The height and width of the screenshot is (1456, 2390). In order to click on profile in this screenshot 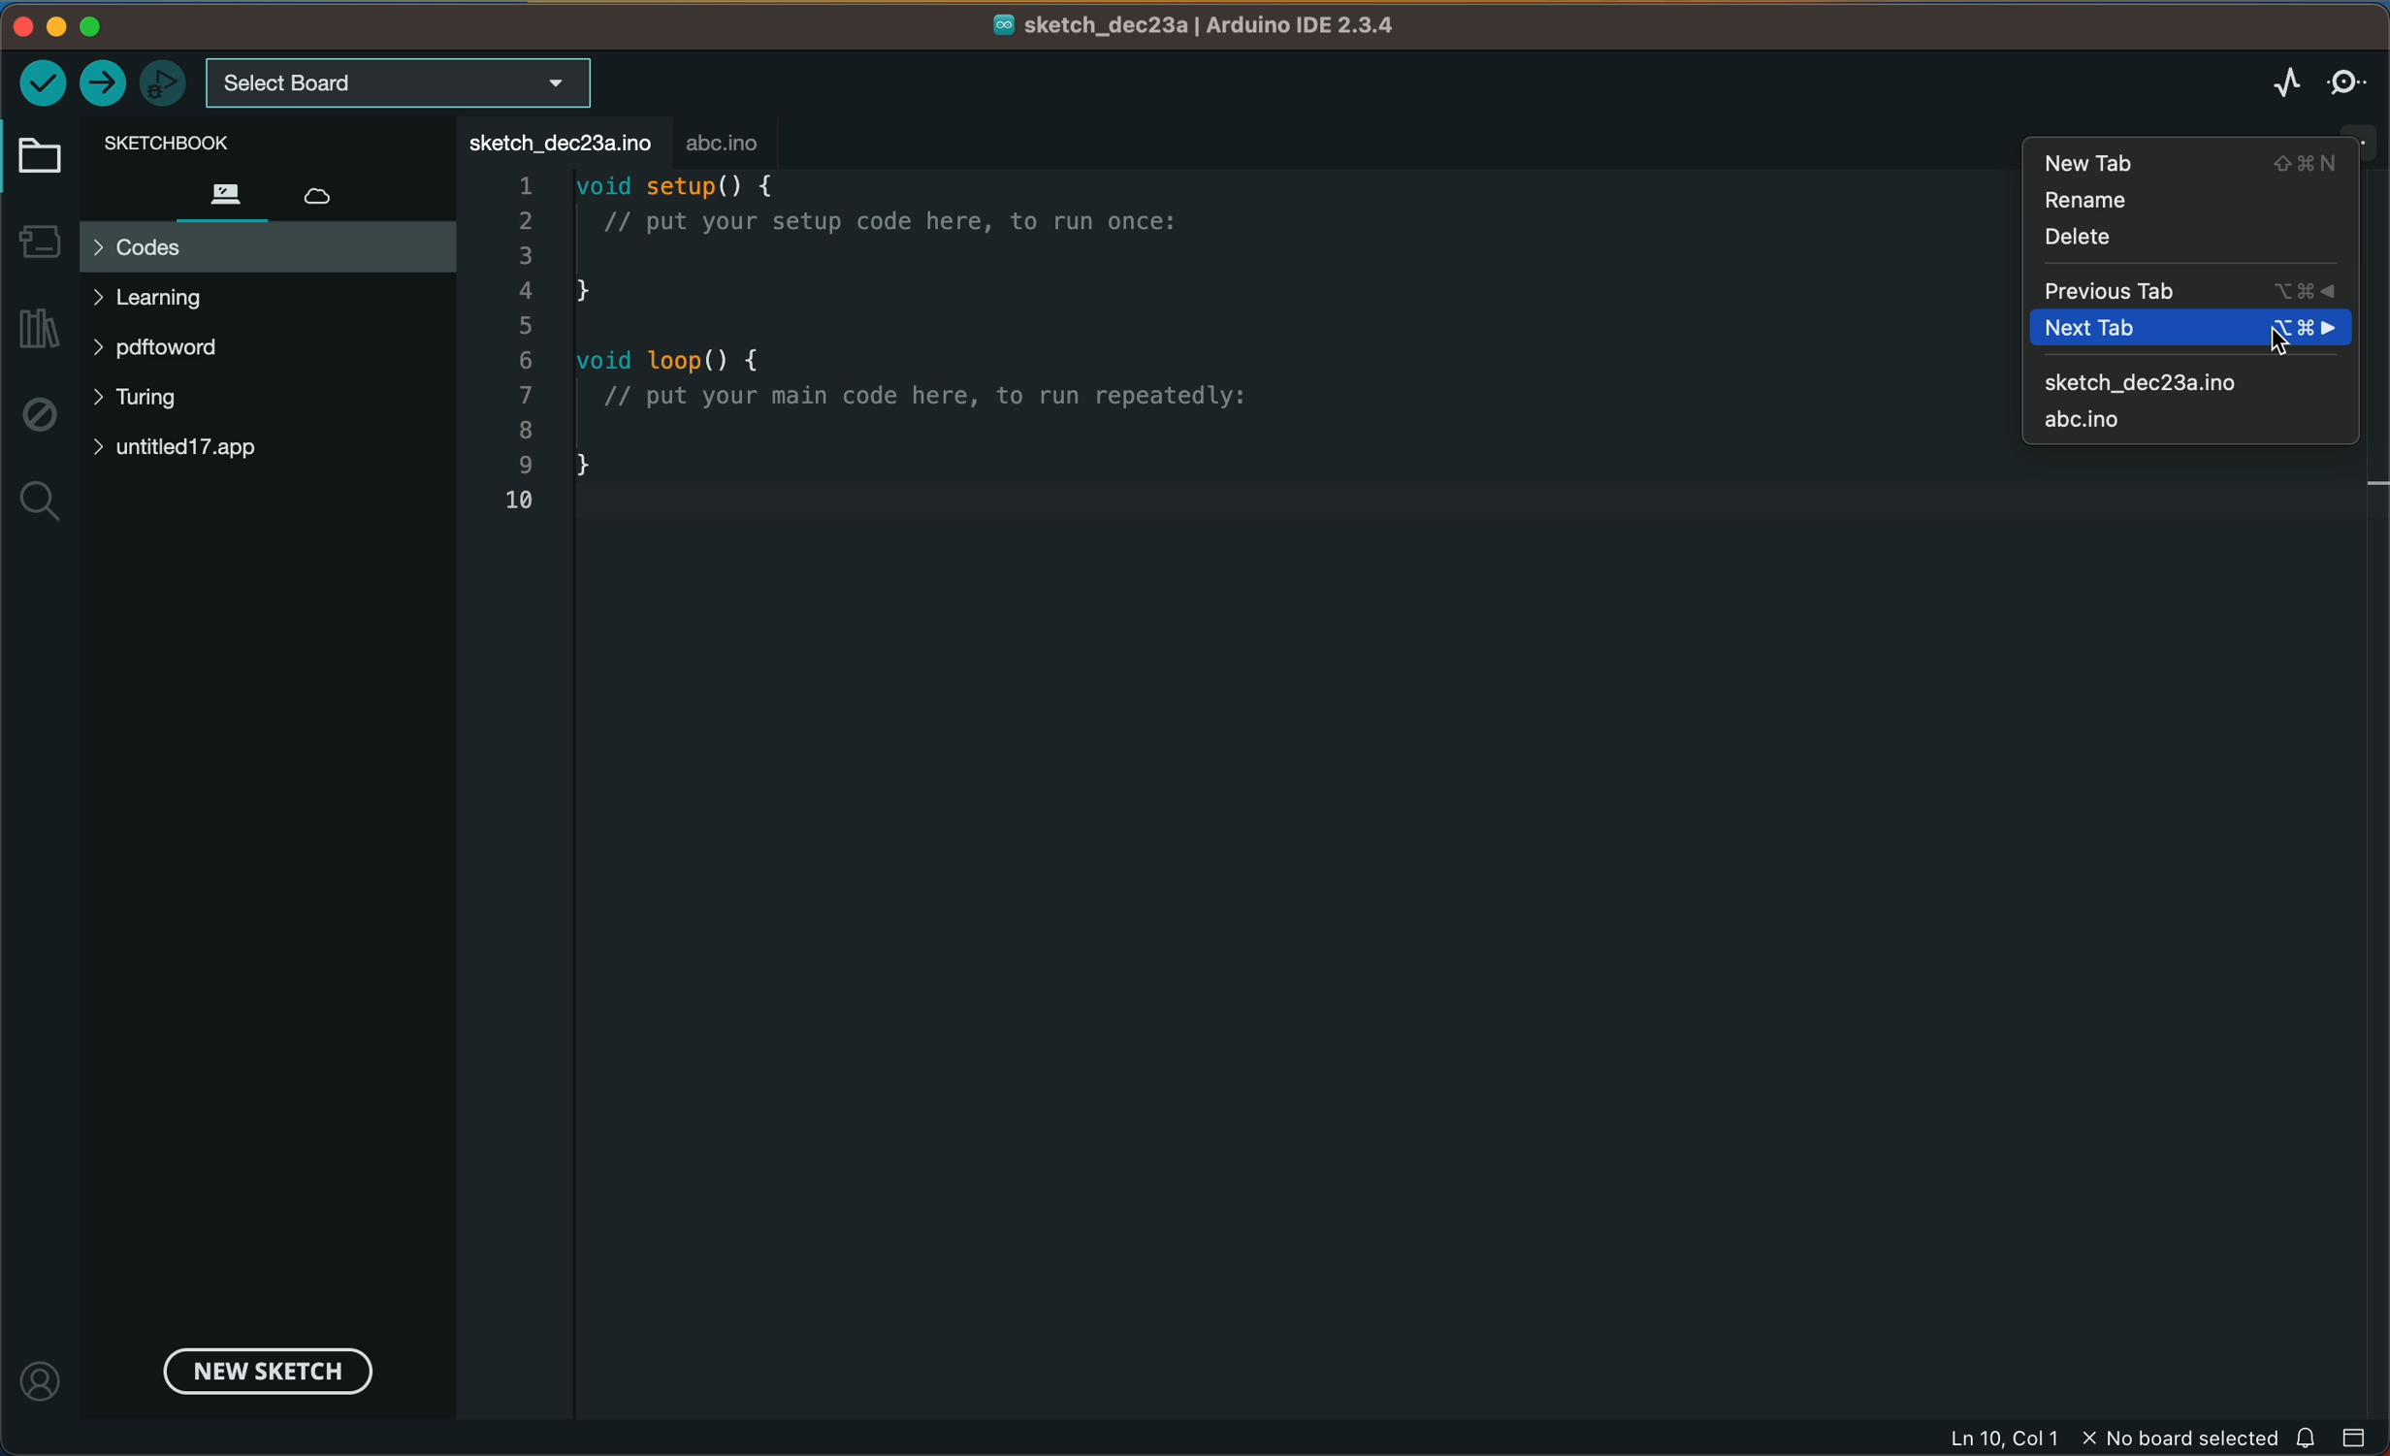, I will do `click(40, 1382)`.